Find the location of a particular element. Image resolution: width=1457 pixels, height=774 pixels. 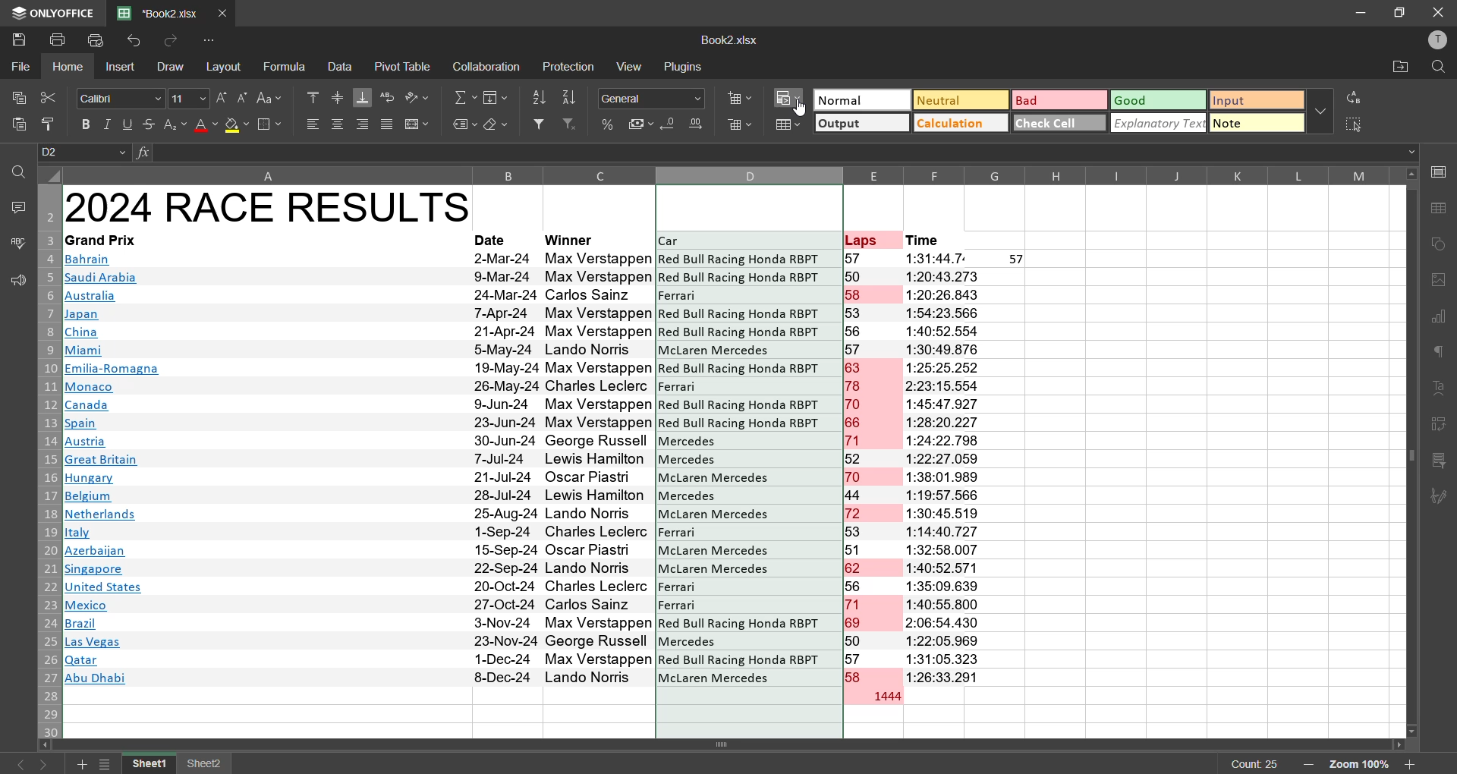

font color is located at coordinates (205, 124).